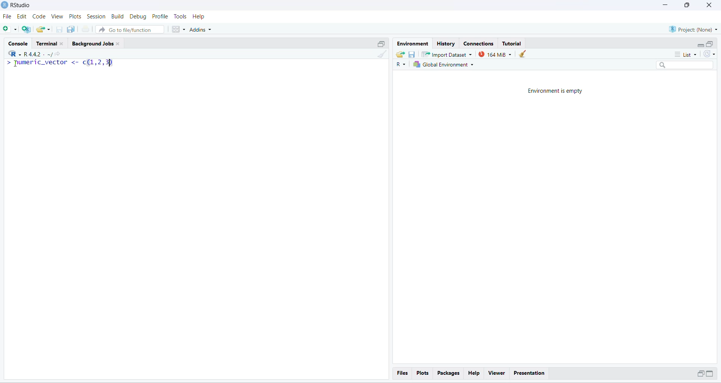 This screenshot has height=383, width=721. What do you see at coordinates (709, 54) in the screenshot?
I see `refresh` at bounding box center [709, 54].